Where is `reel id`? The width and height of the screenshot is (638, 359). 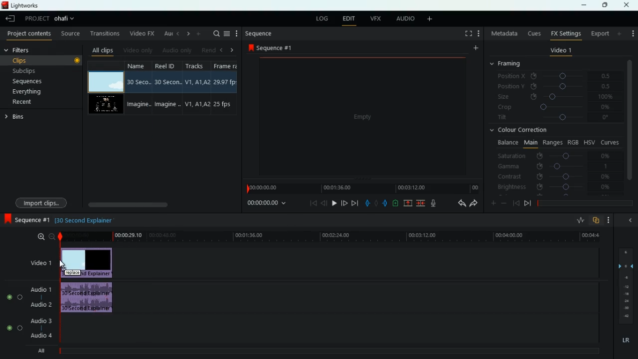
reel id is located at coordinates (164, 87).